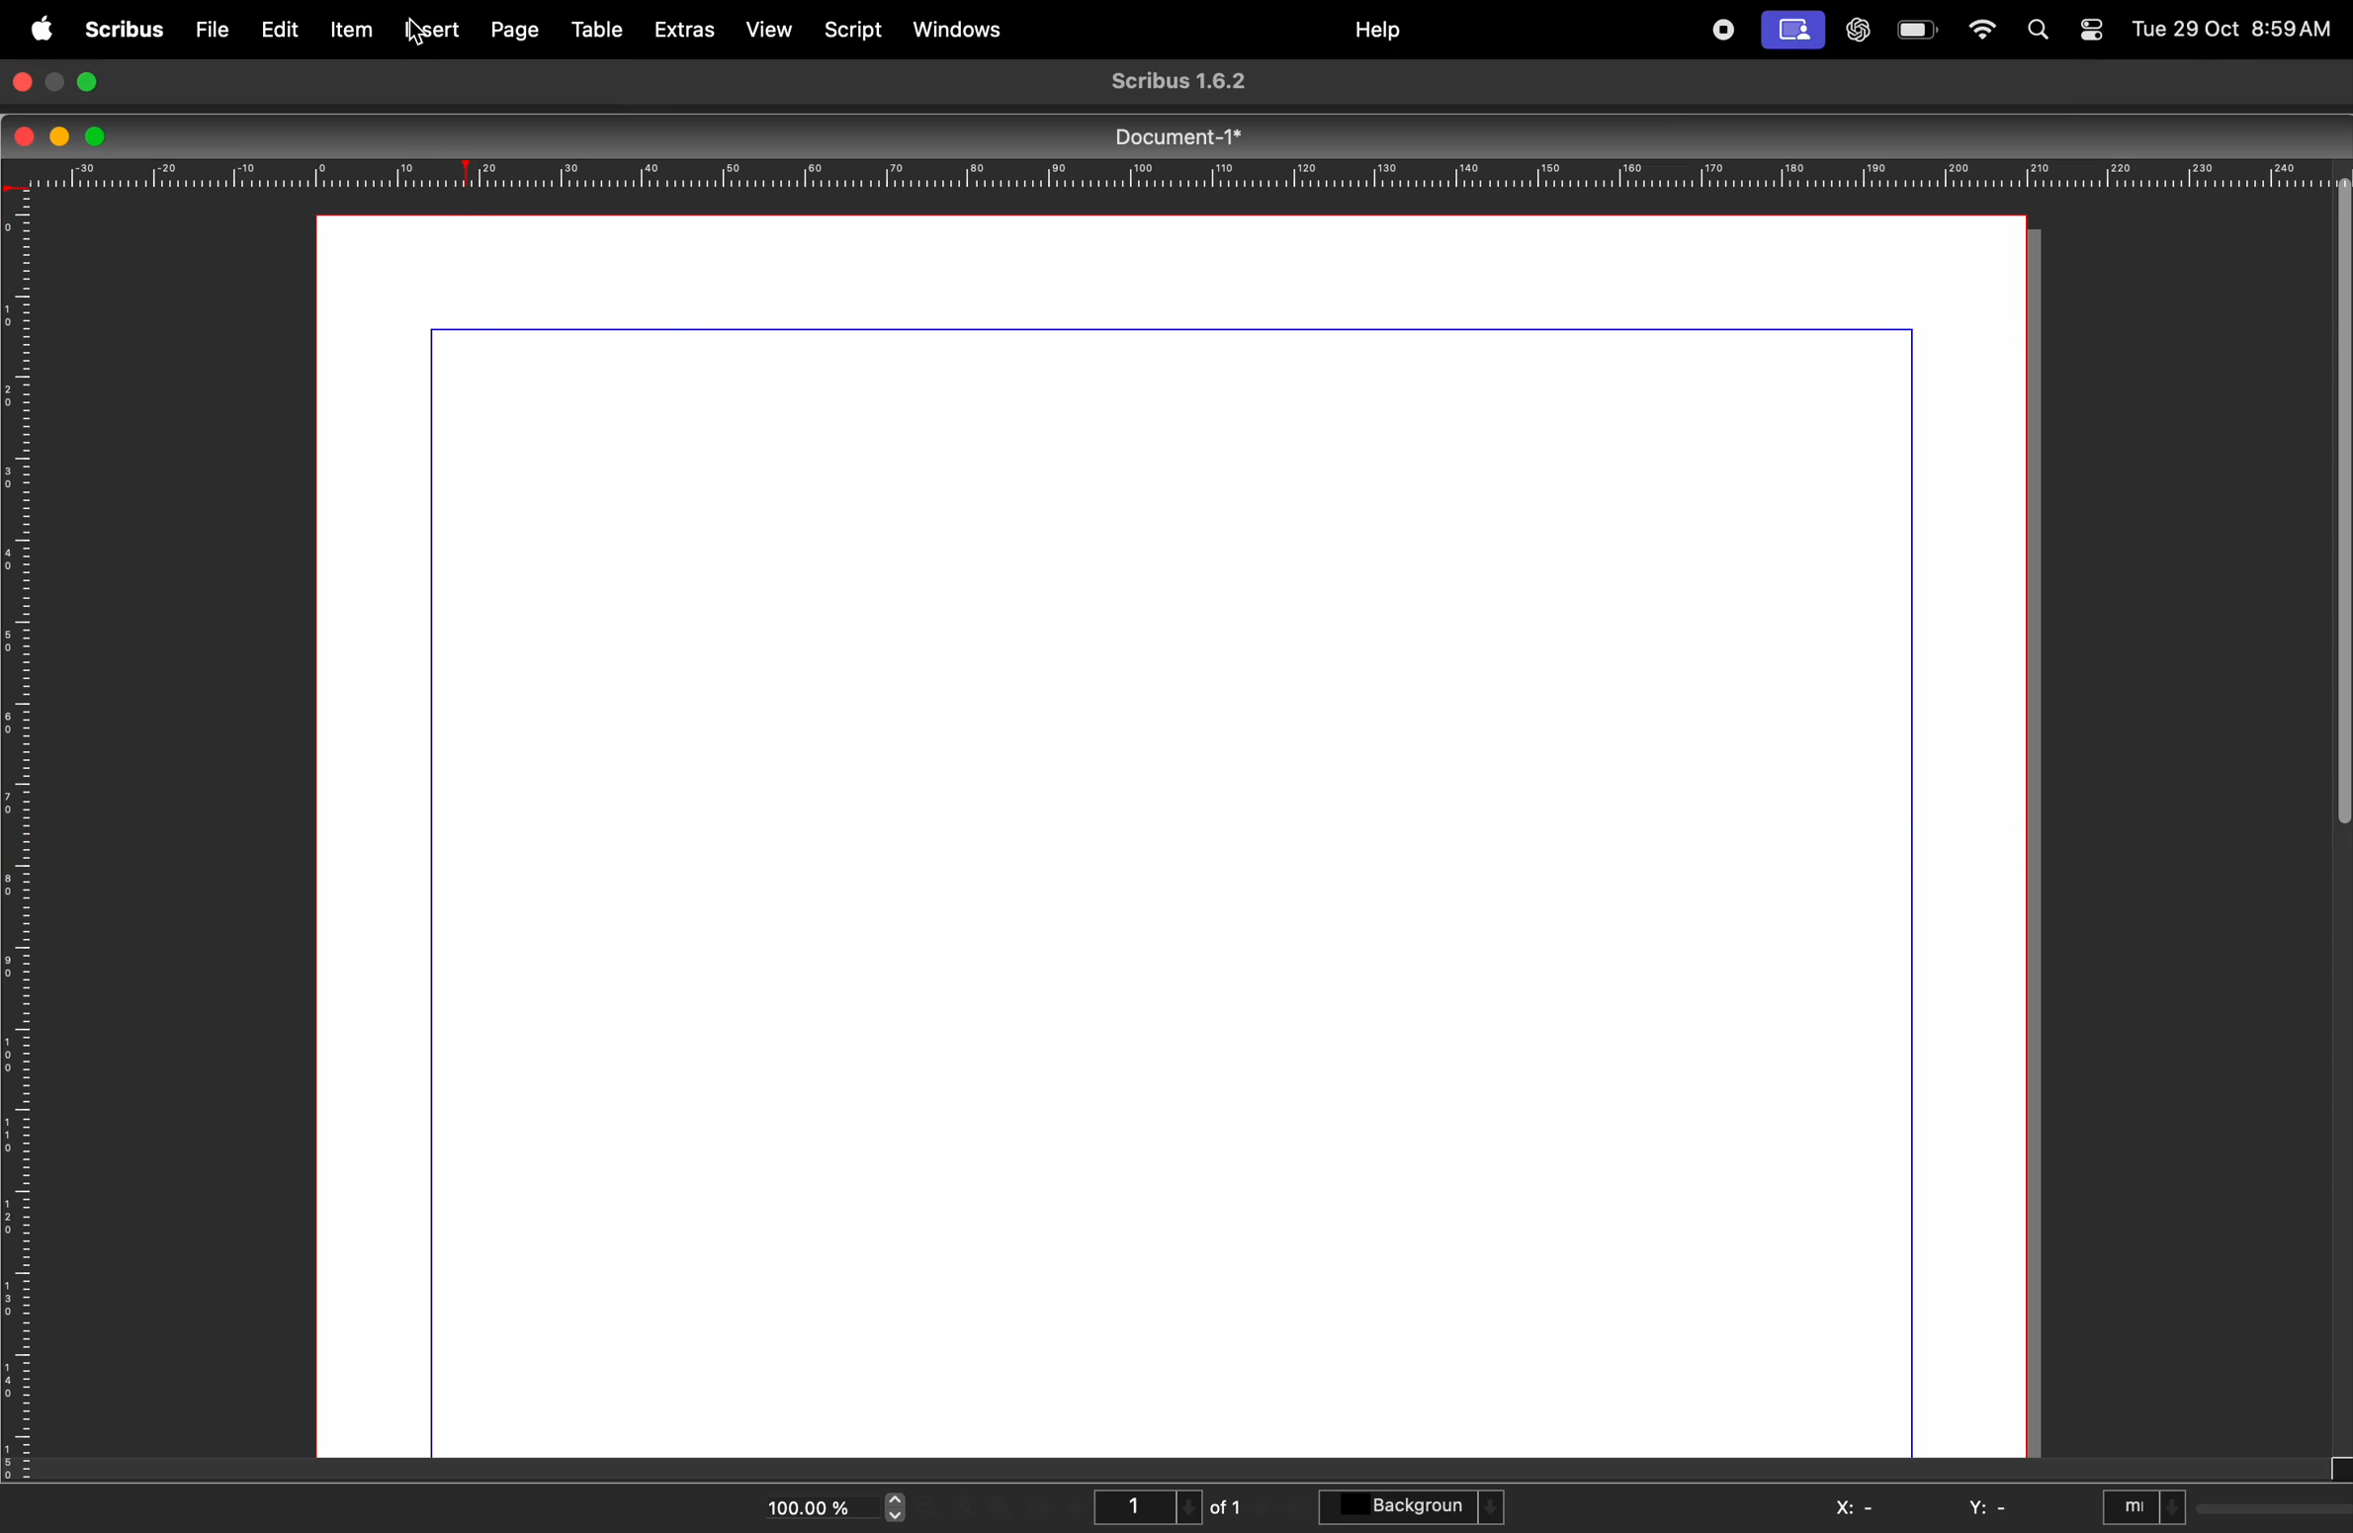  What do you see at coordinates (39, 28) in the screenshot?
I see `apple menu` at bounding box center [39, 28].